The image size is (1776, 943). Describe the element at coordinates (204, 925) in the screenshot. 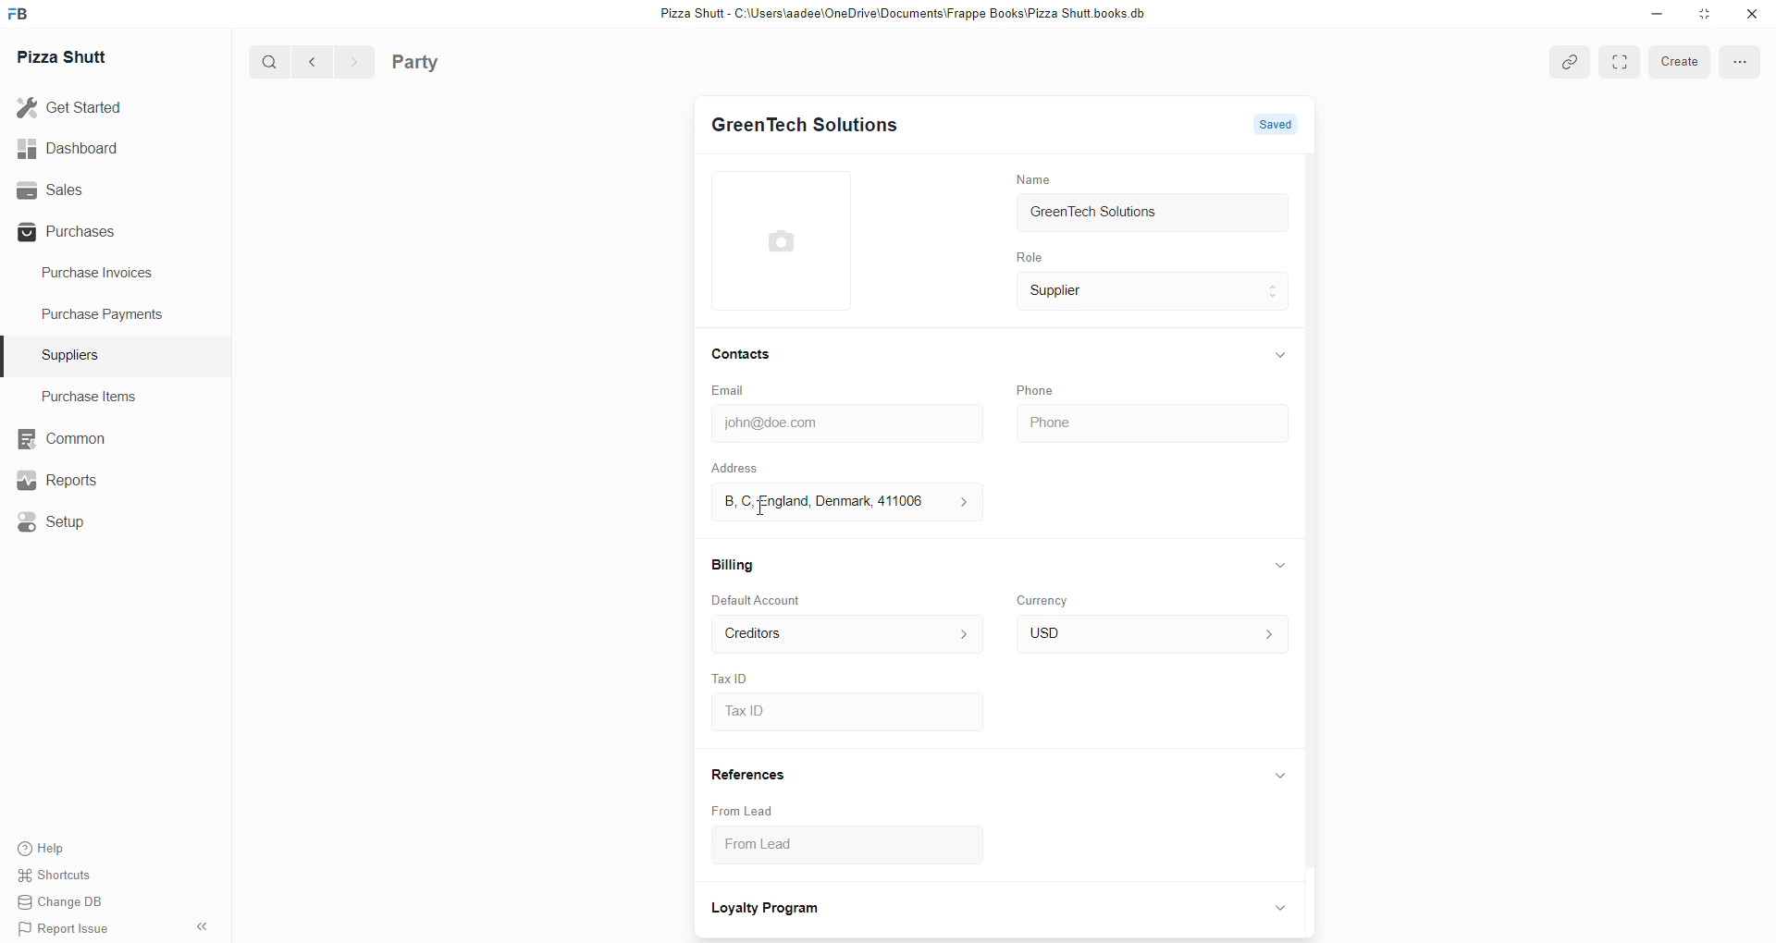

I see `hide ` at that location.